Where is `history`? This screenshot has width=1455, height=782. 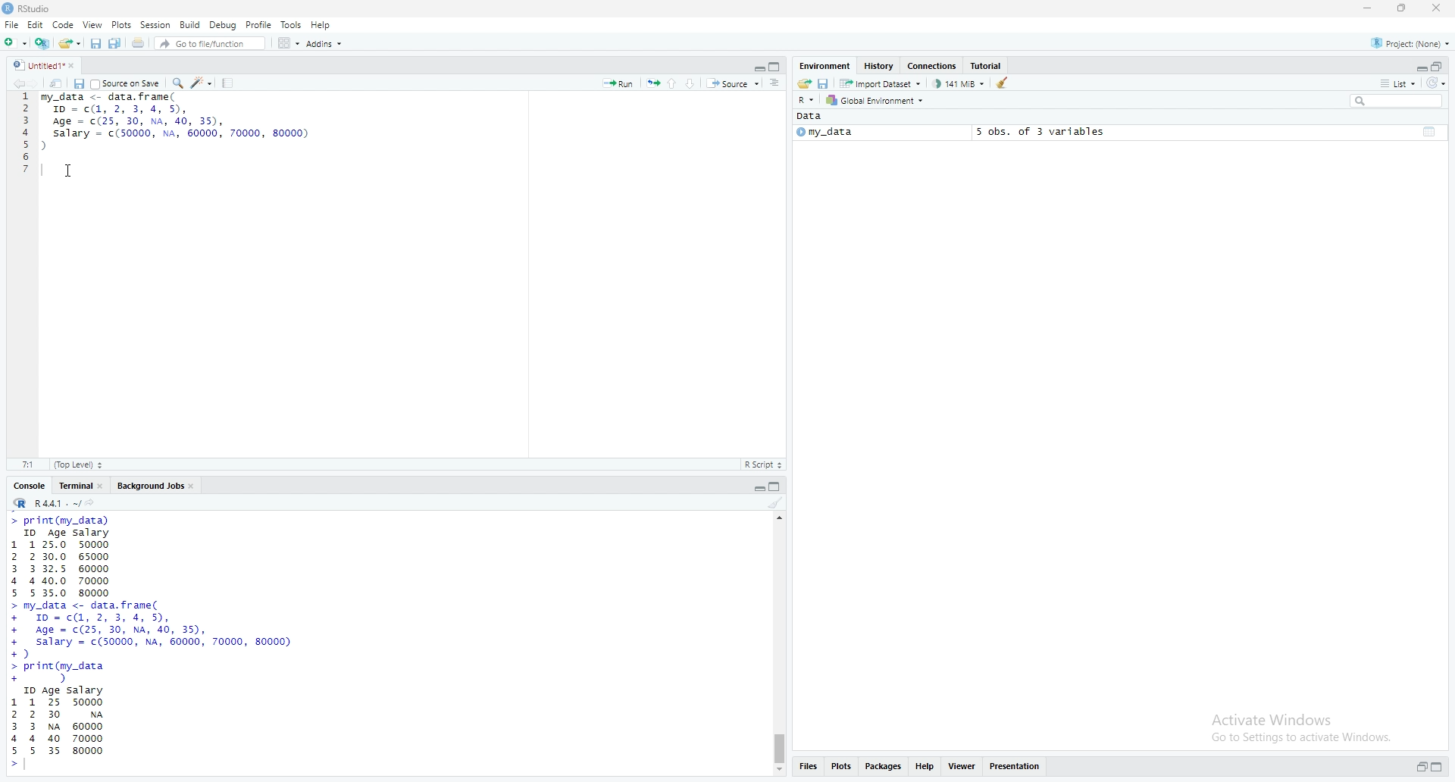
history is located at coordinates (879, 65).